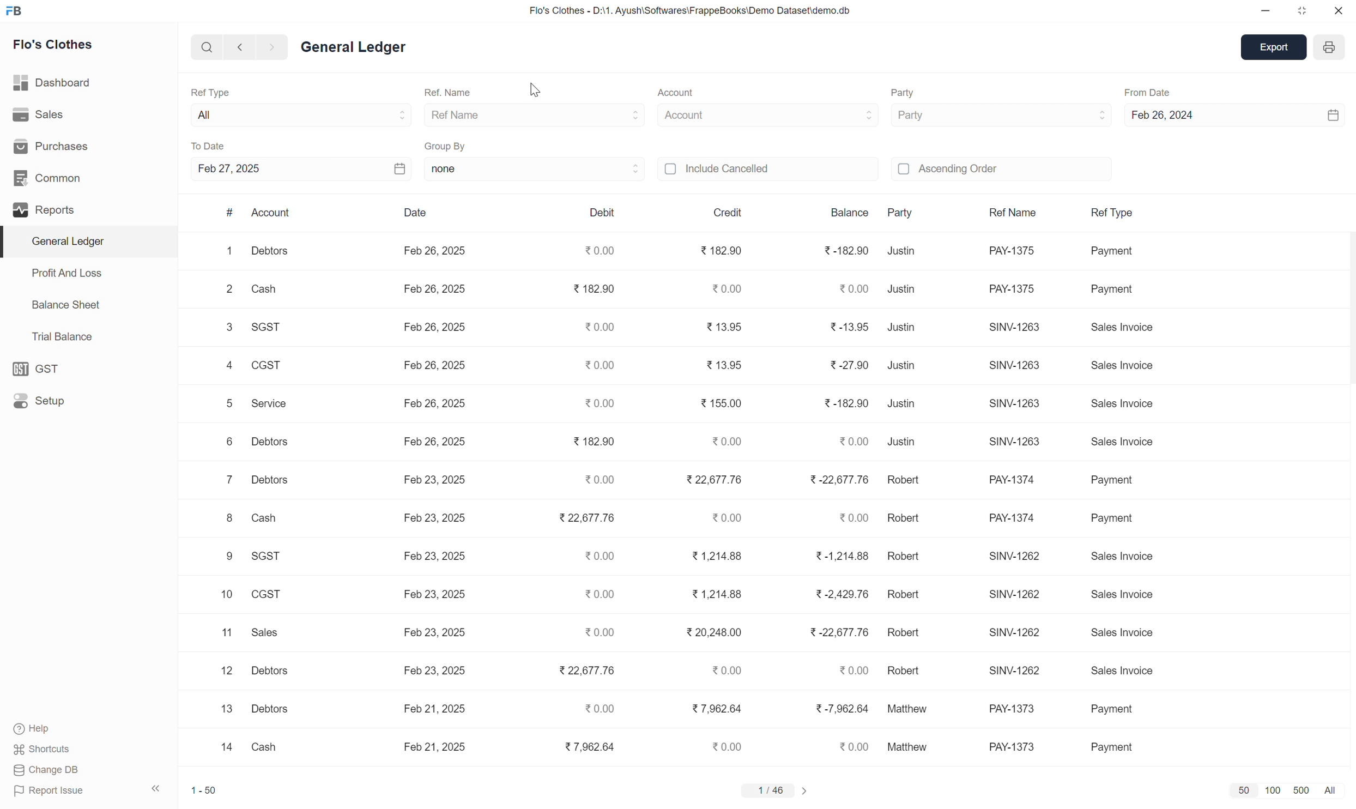 This screenshot has width=1356, height=809. I want to click on 0.00, so click(601, 403).